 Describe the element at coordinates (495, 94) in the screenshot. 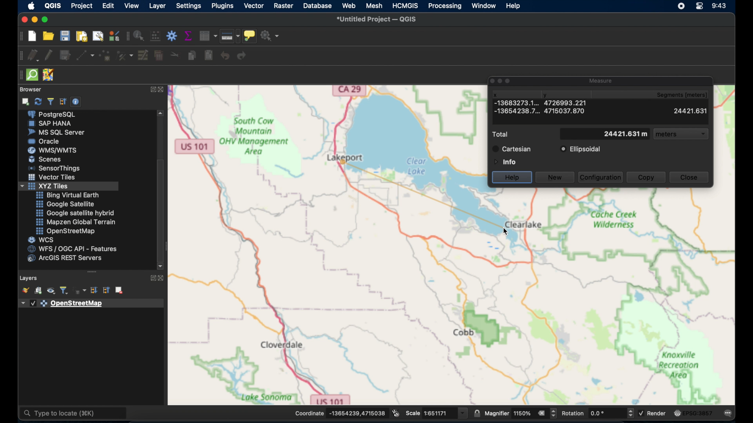

I see `x` at that location.